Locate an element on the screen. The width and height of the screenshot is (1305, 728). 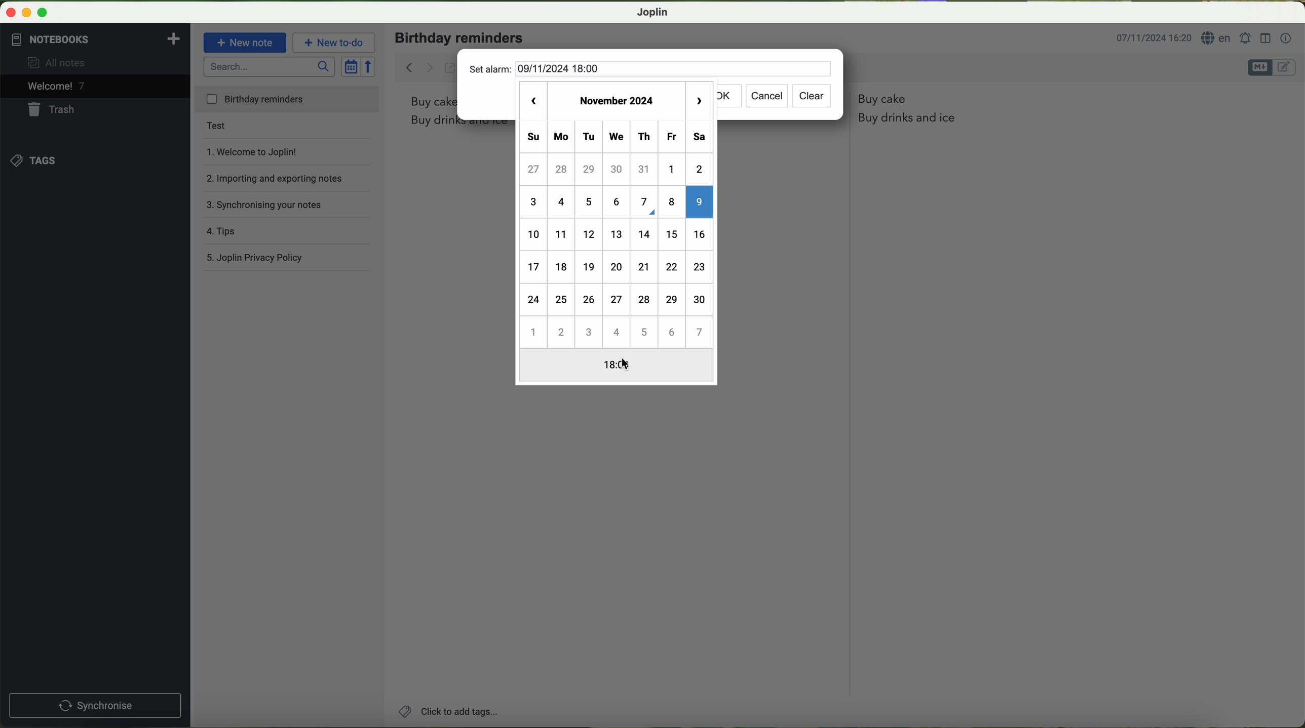
toggle editor layout is located at coordinates (1262, 37).